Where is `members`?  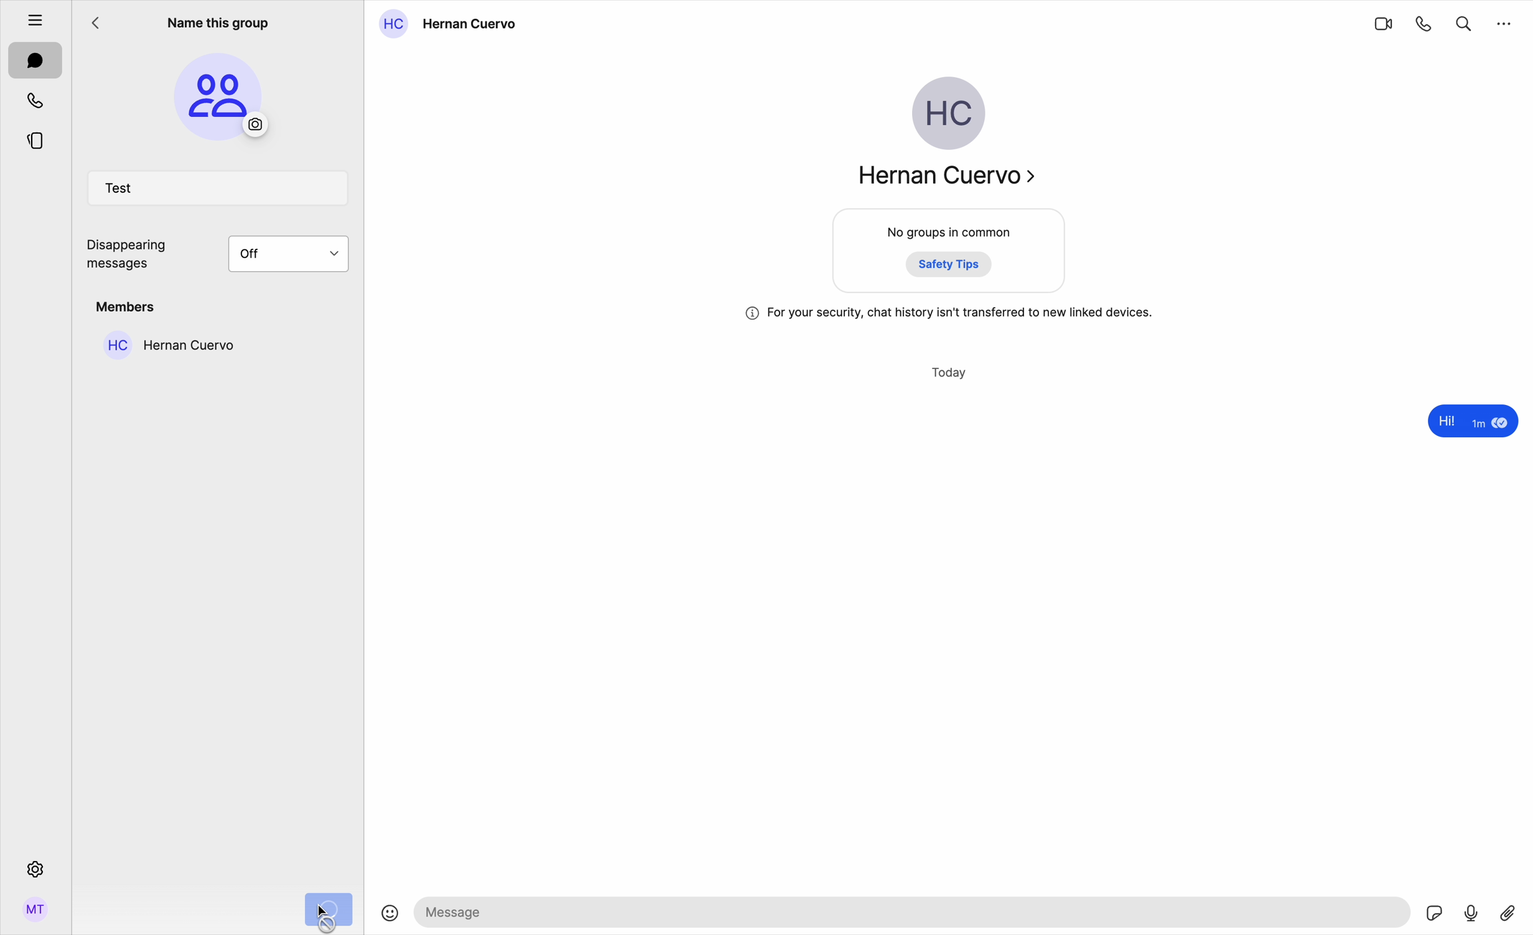
members is located at coordinates (128, 307).